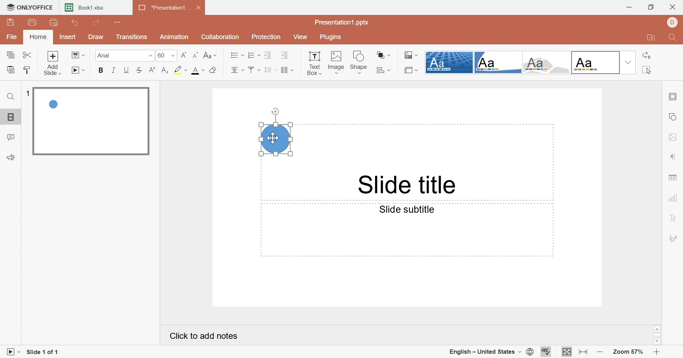 The image size is (683, 358). What do you see at coordinates (268, 55) in the screenshot?
I see `Decrease indent` at bounding box center [268, 55].